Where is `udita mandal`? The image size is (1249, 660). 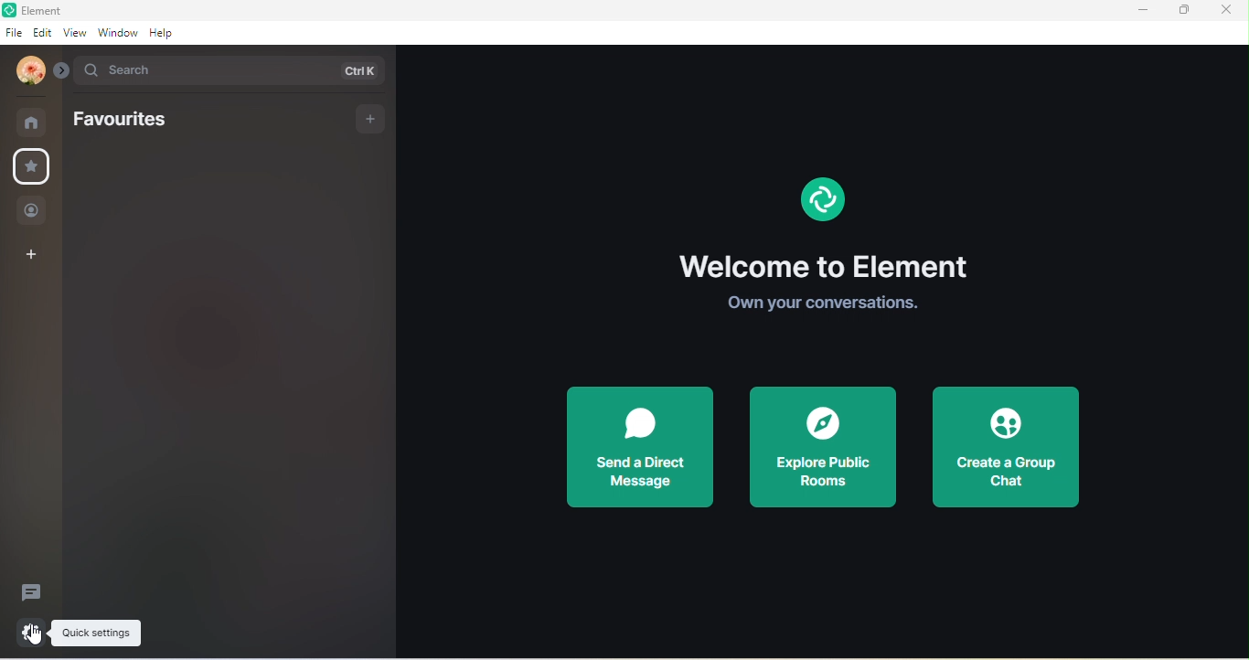
udita mandal is located at coordinates (27, 71).